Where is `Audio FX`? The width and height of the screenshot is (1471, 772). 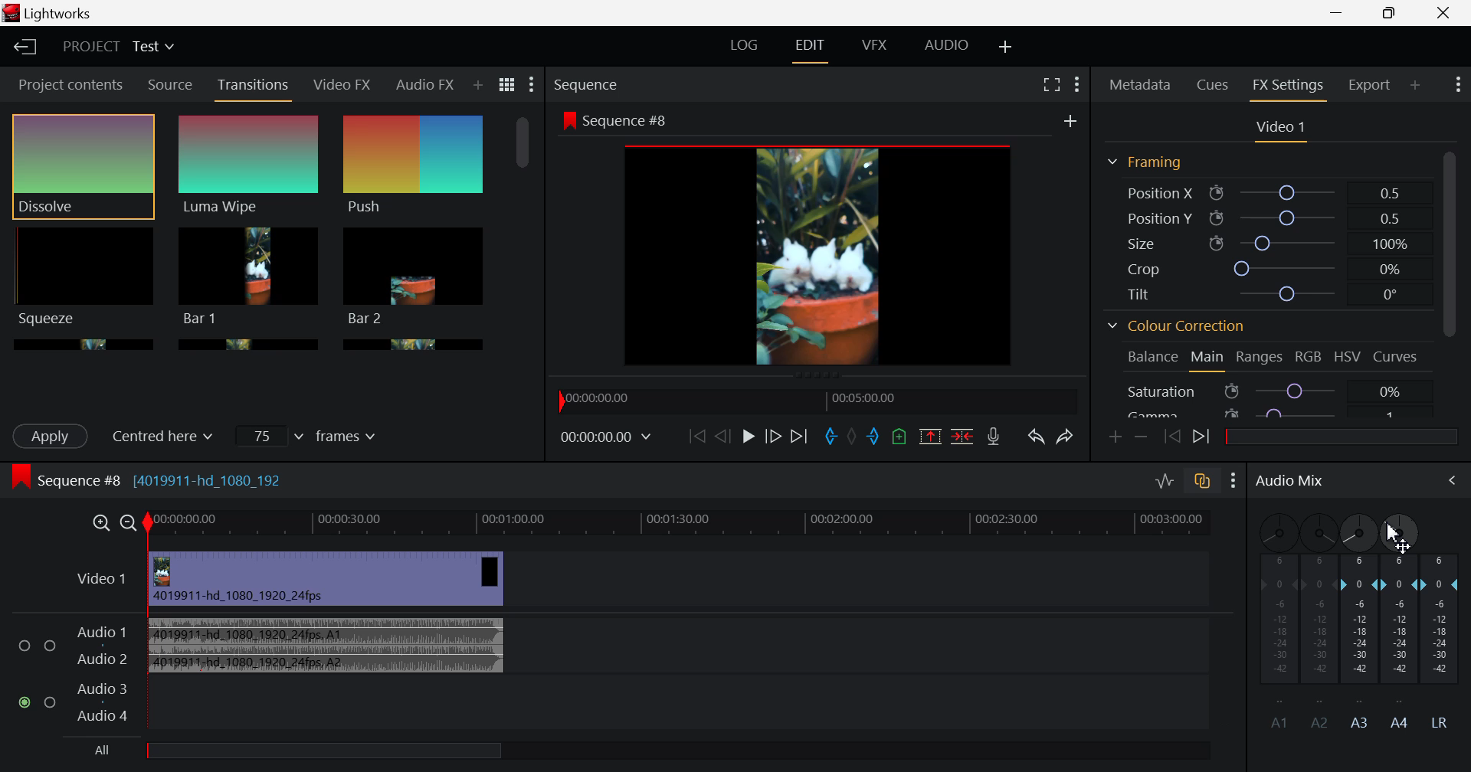
Audio FX is located at coordinates (424, 87).